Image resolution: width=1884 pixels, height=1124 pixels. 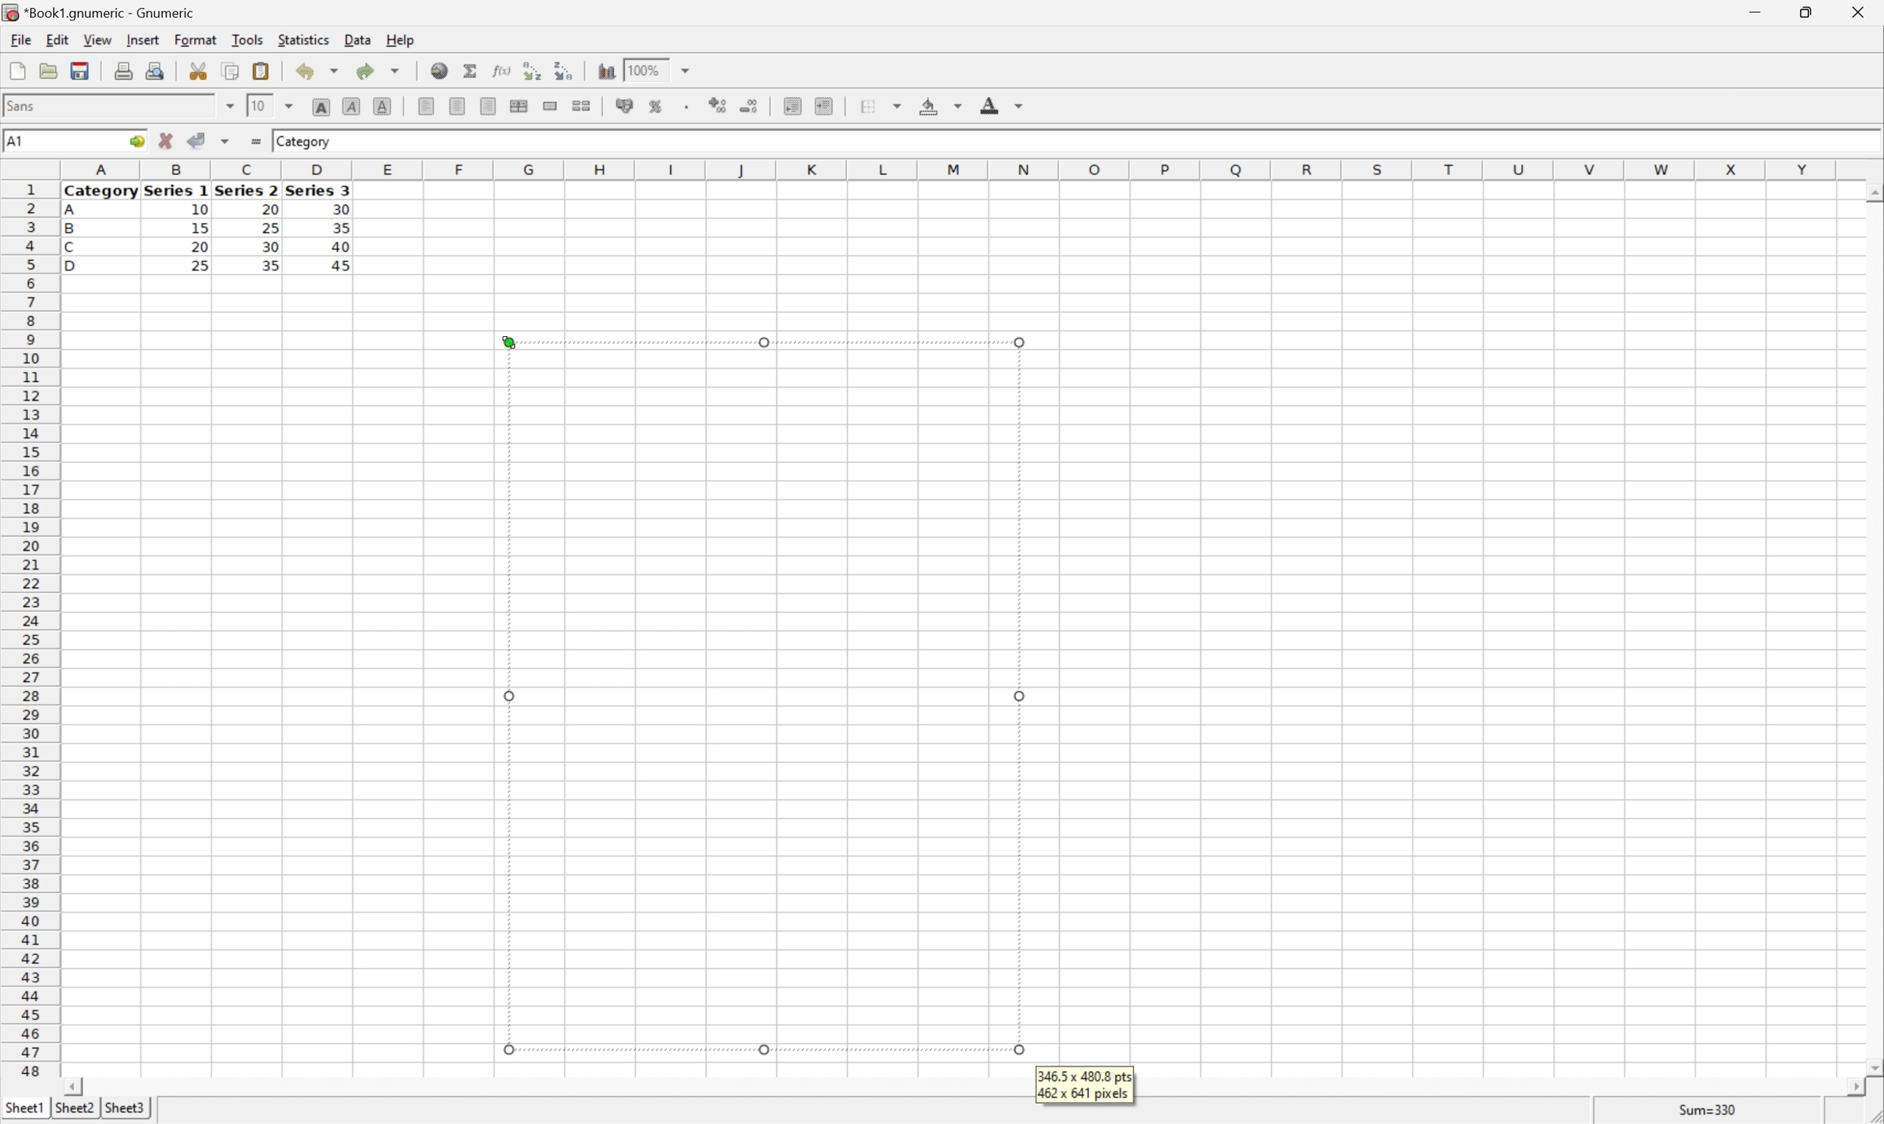 What do you see at coordinates (549, 105) in the screenshot?
I see `Merge a range of cells` at bounding box center [549, 105].